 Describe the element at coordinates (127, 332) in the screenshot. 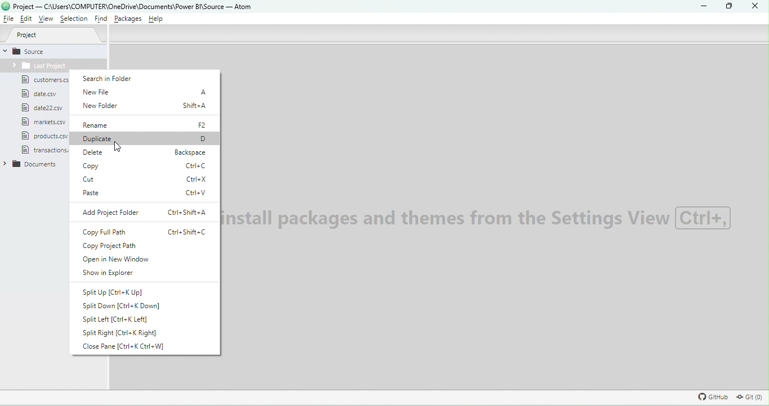

I see `Split right` at that location.